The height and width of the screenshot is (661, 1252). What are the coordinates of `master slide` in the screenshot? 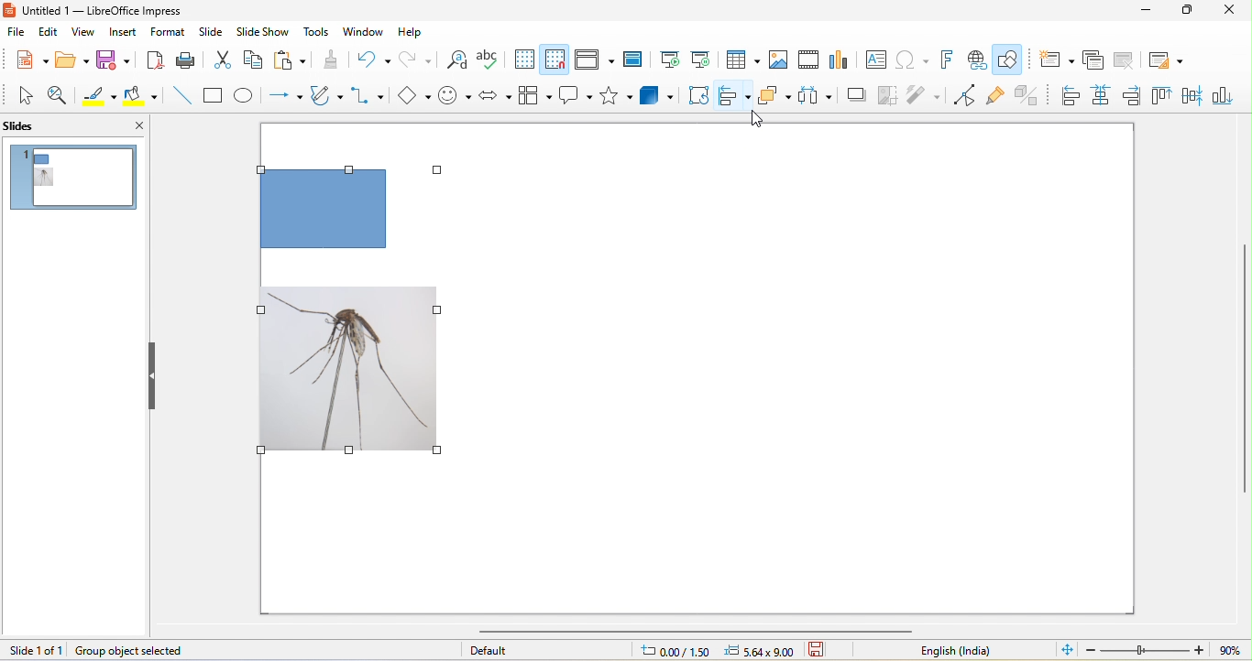 It's located at (636, 59).